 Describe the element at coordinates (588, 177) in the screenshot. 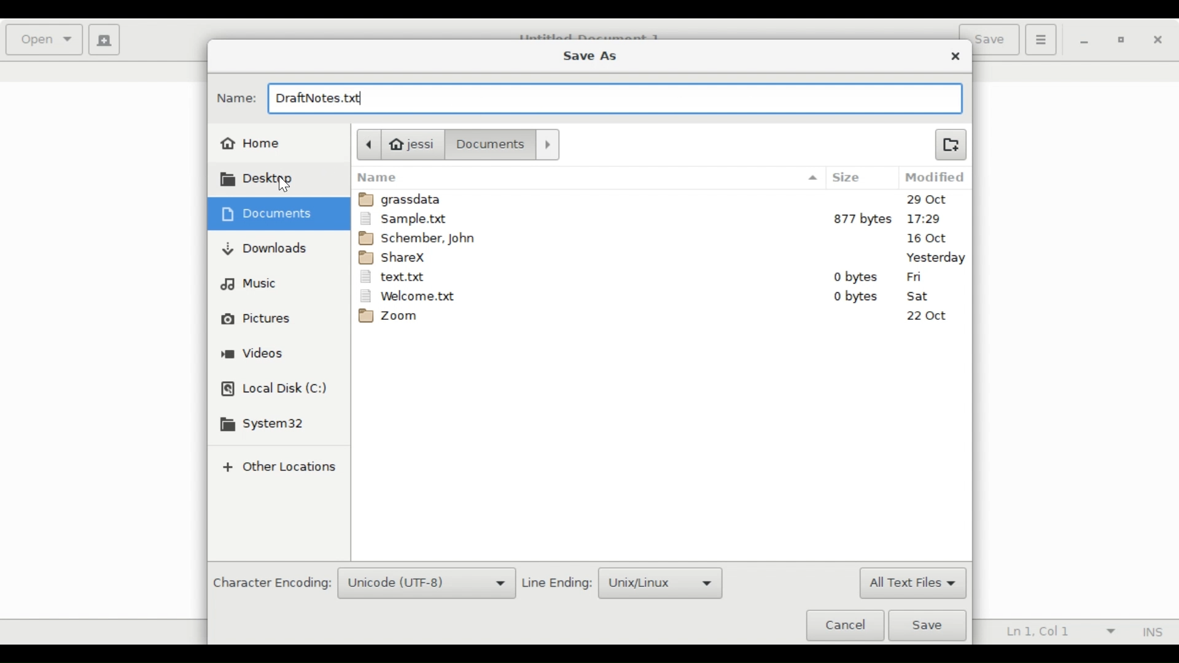

I see `Name` at that location.